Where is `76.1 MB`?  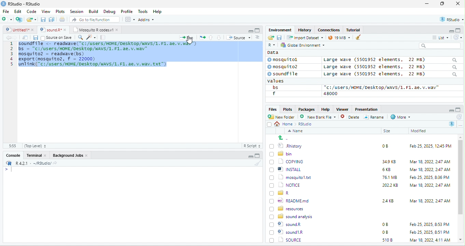 76.1 MB is located at coordinates (390, 177).